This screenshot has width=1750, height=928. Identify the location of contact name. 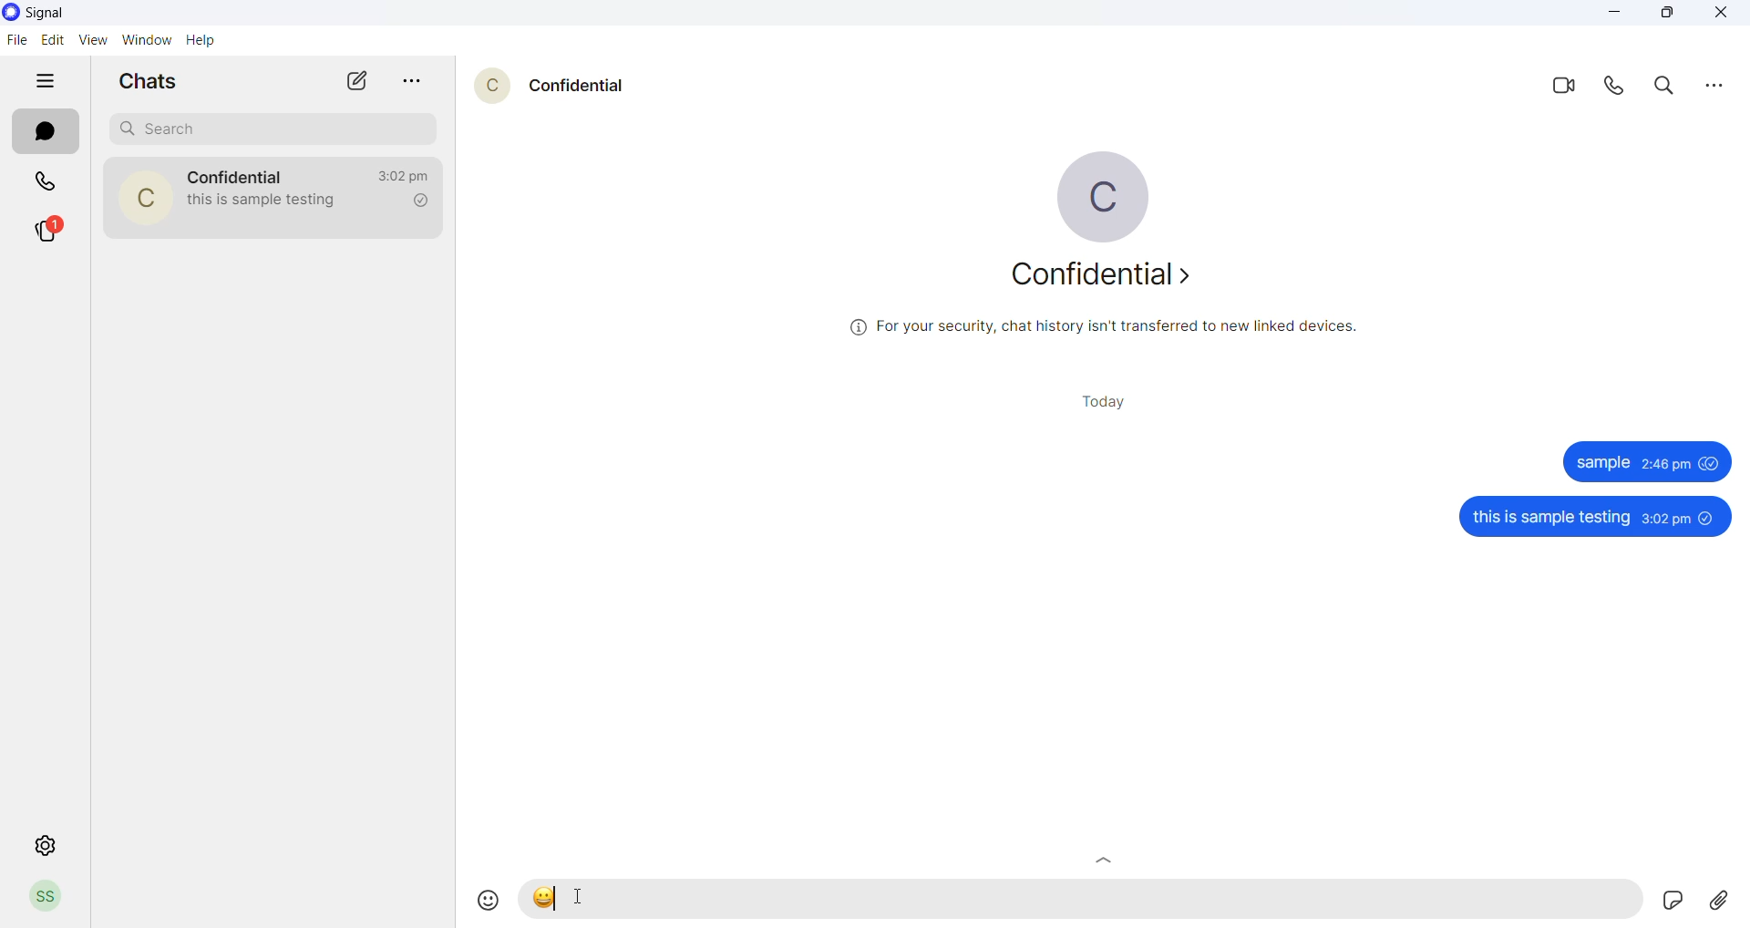
(236, 176).